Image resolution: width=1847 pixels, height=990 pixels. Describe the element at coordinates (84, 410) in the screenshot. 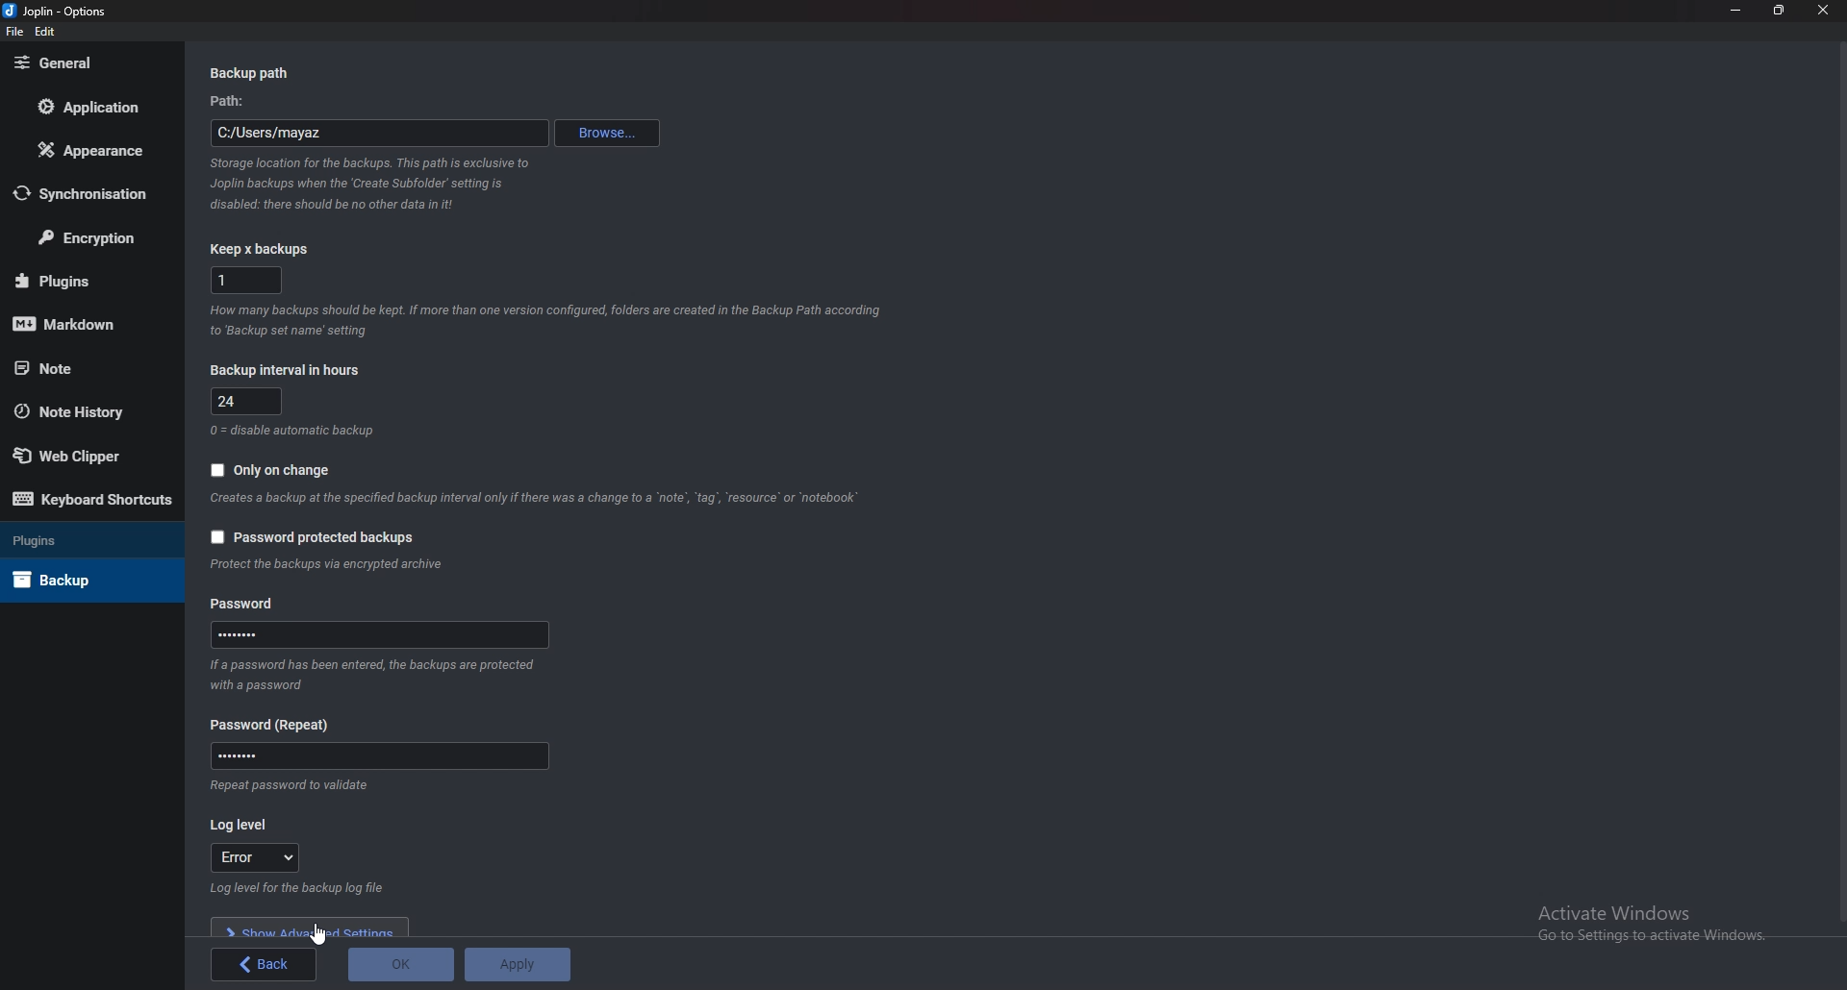

I see `Note history` at that location.